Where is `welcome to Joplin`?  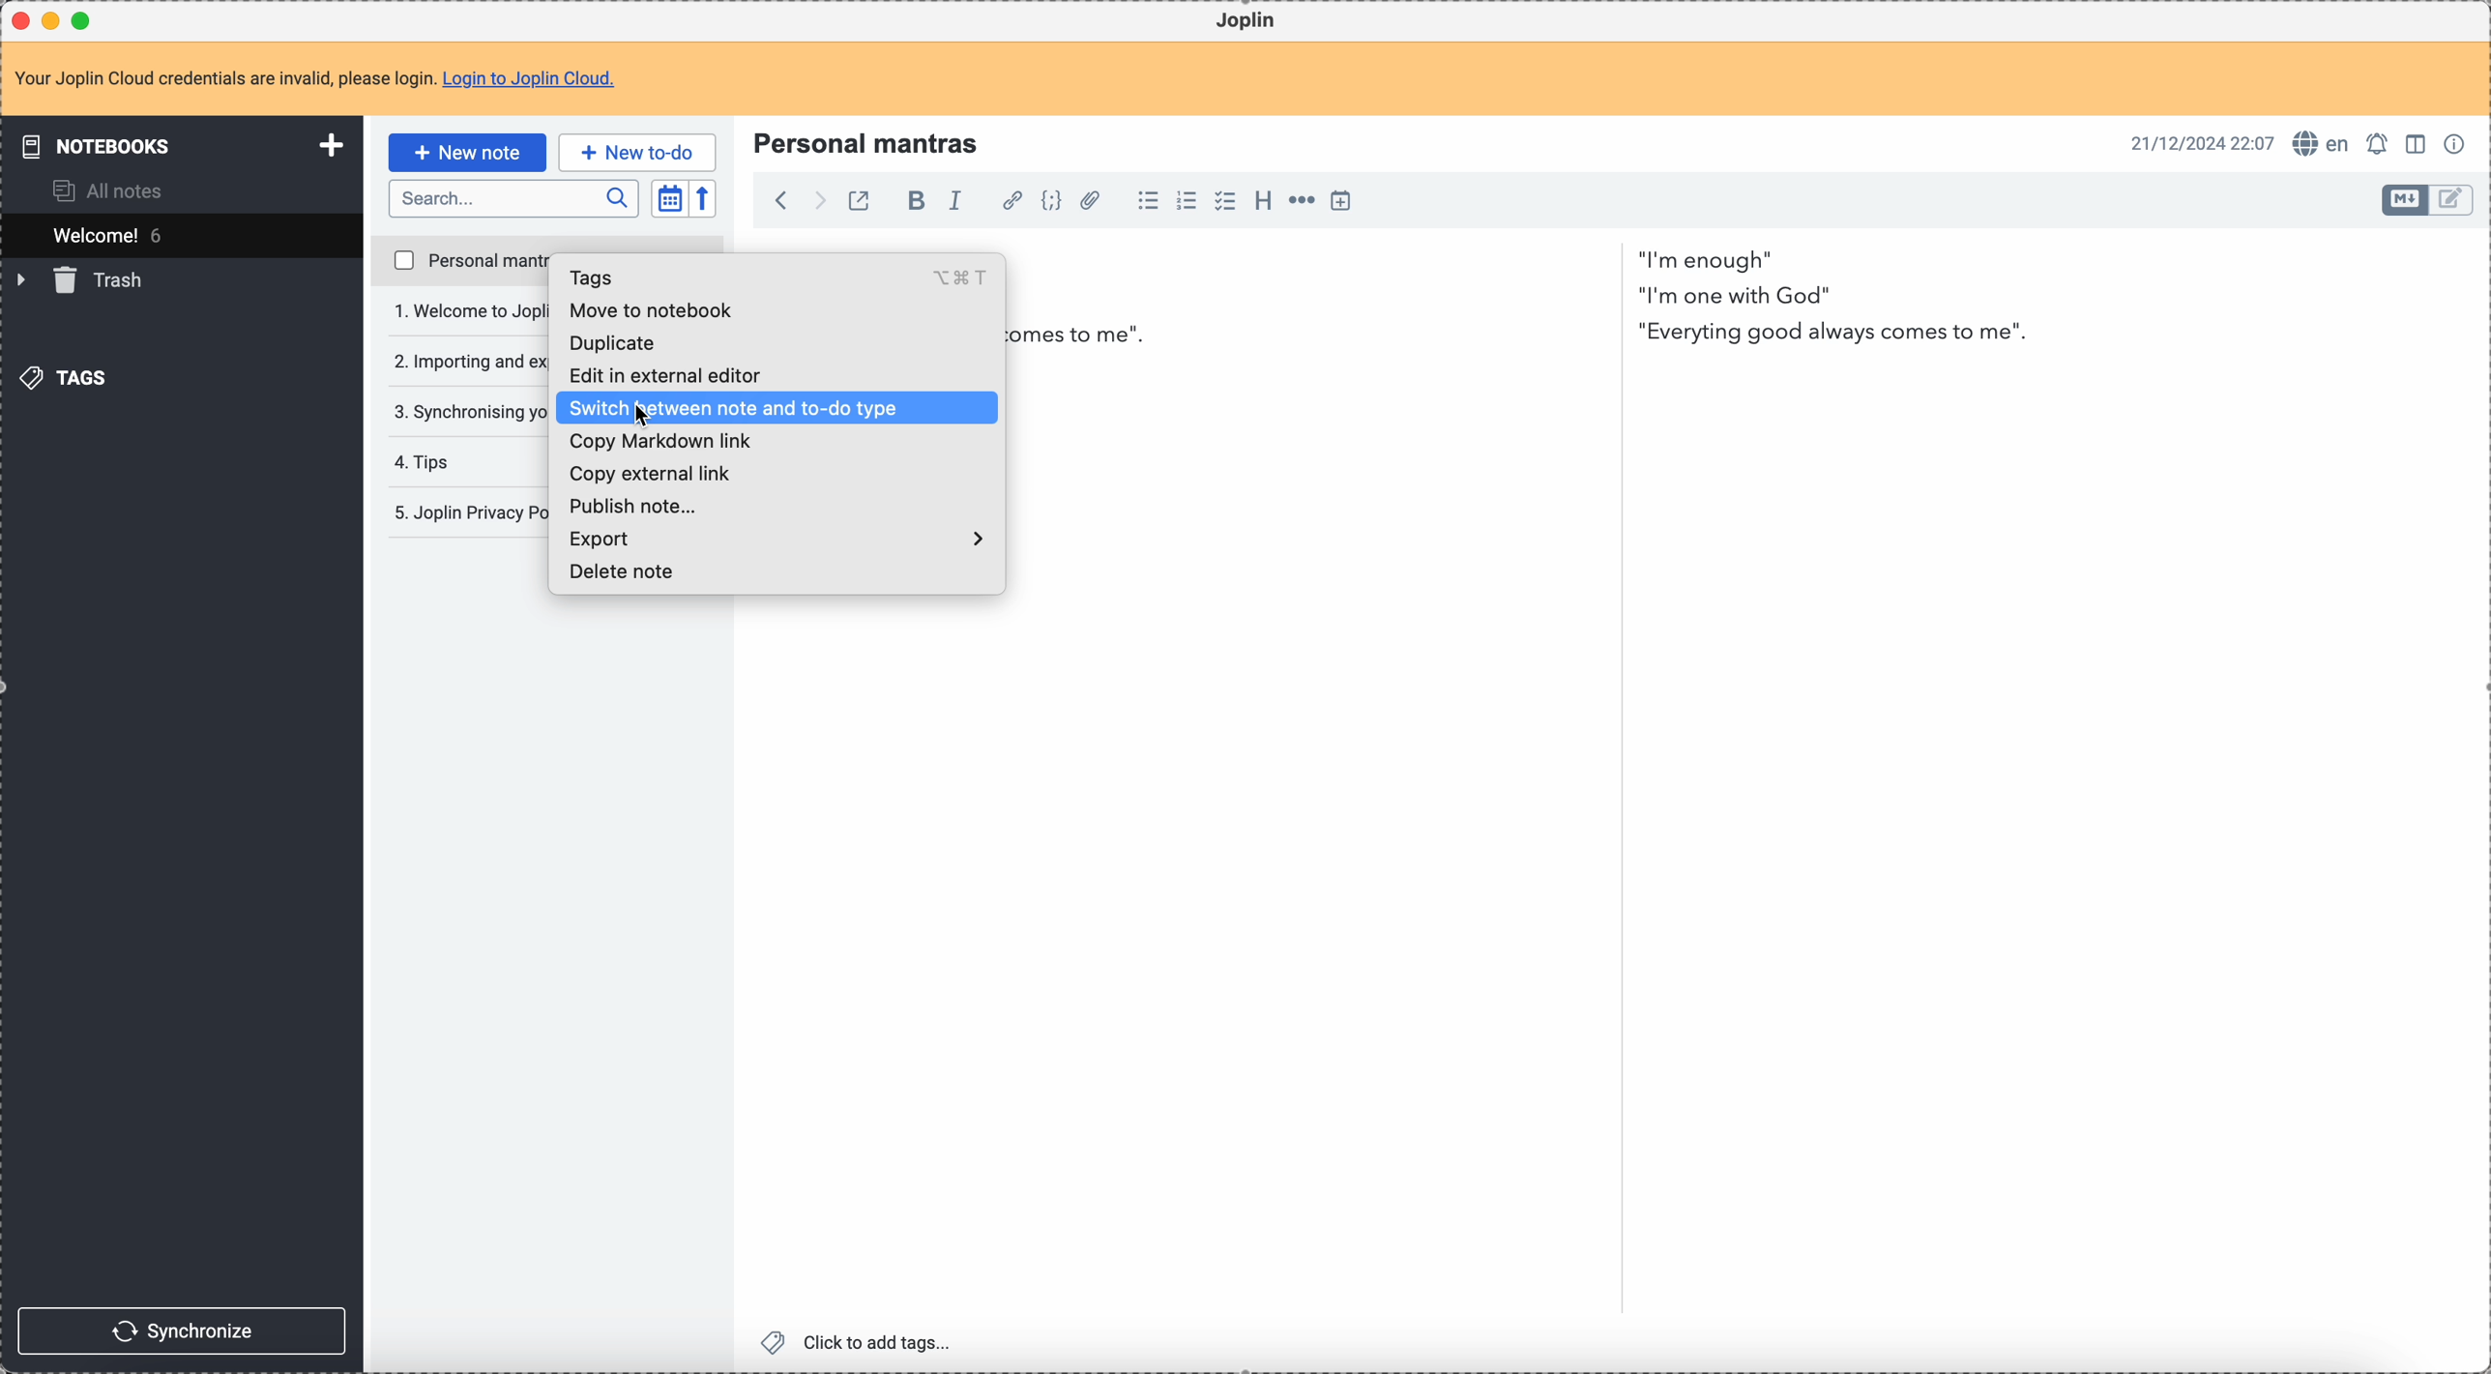 welcome to Joplin is located at coordinates (467, 310).